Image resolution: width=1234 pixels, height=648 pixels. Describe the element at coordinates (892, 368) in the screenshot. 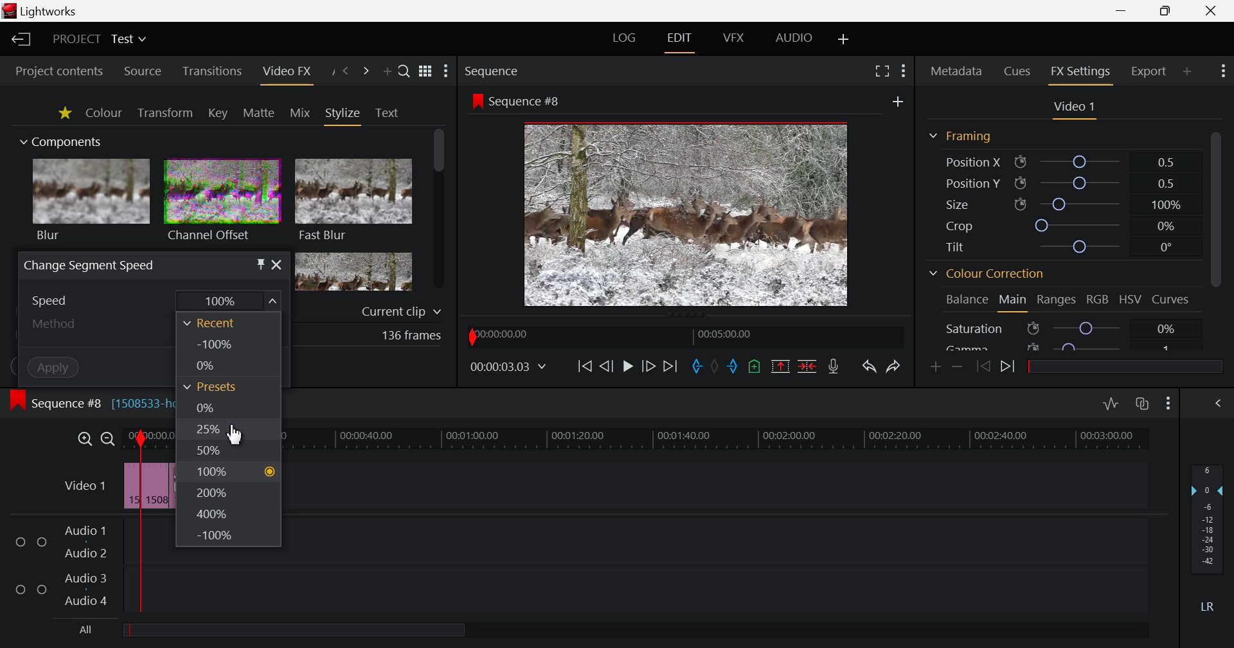

I see `Redo` at that location.